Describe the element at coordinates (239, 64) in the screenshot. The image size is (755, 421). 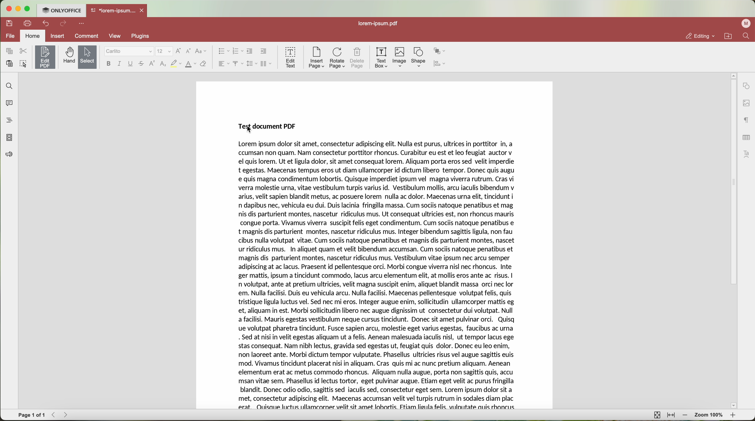
I see `vertical align` at that location.